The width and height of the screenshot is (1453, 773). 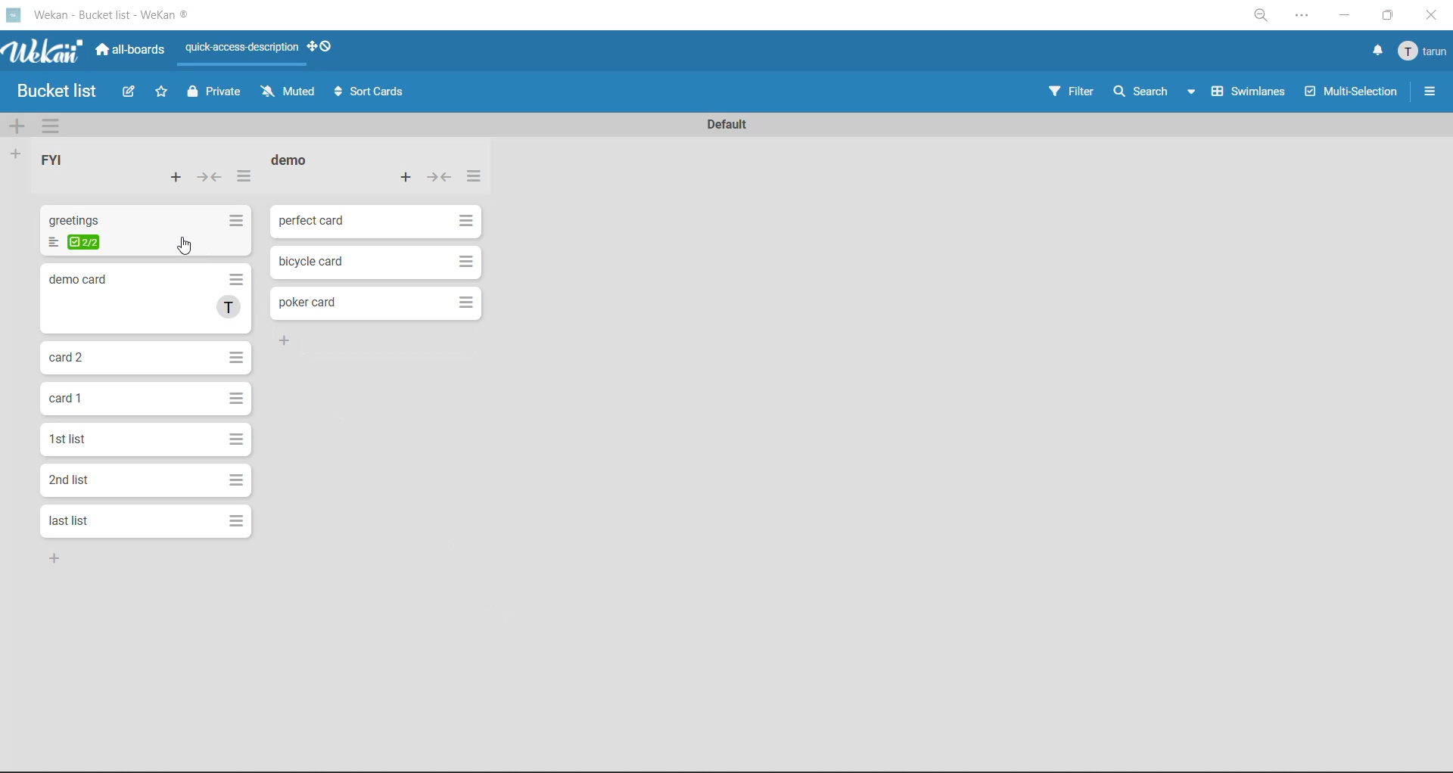 What do you see at coordinates (412, 178) in the screenshot?
I see `add card` at bounding box center [412, 178].